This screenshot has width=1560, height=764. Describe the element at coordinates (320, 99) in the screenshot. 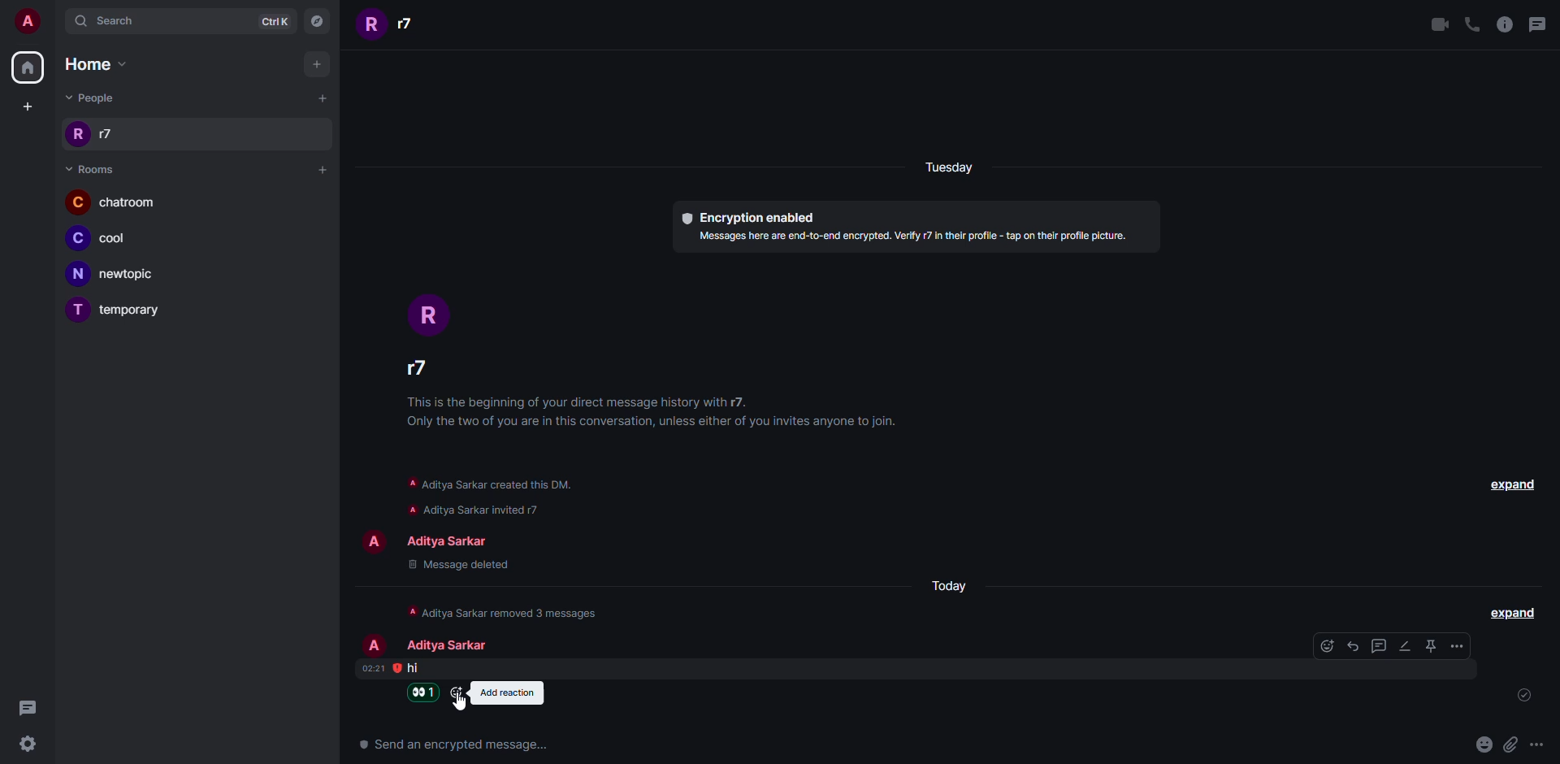

I see `add` at that location.